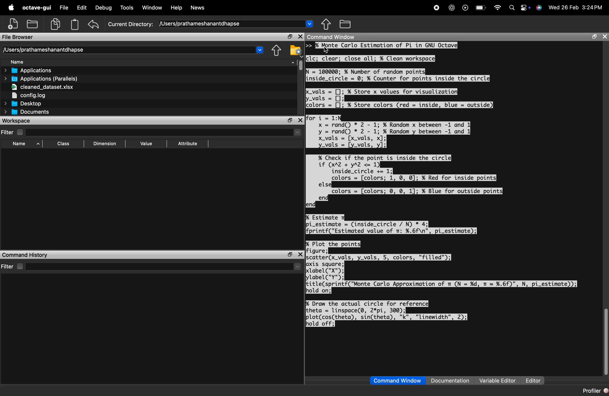 The width and height of the screenshot is (609, 396). What do you see at coordinates (450, 8) in the screenshot?
I see `chat GPT` at bounding box center [450, 8].